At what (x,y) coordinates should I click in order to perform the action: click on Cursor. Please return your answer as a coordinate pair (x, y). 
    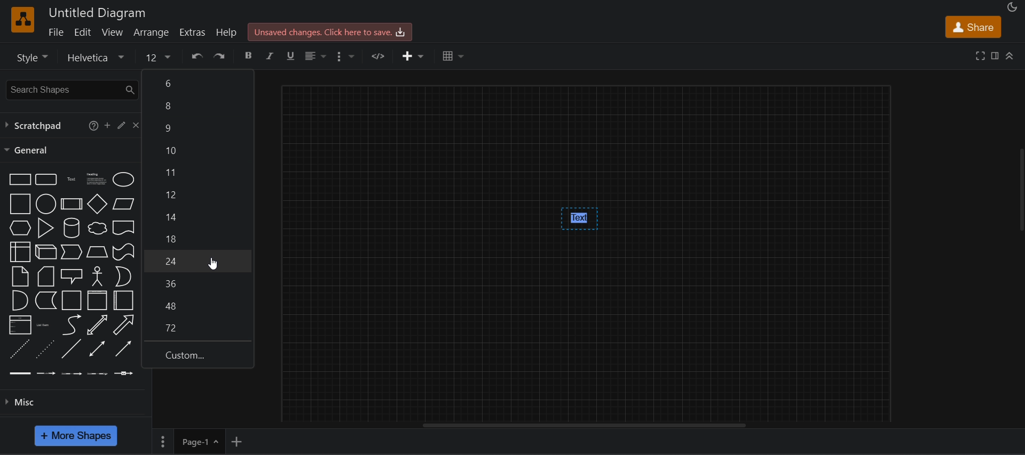
    Looking at the image, I should click on (212, 264).